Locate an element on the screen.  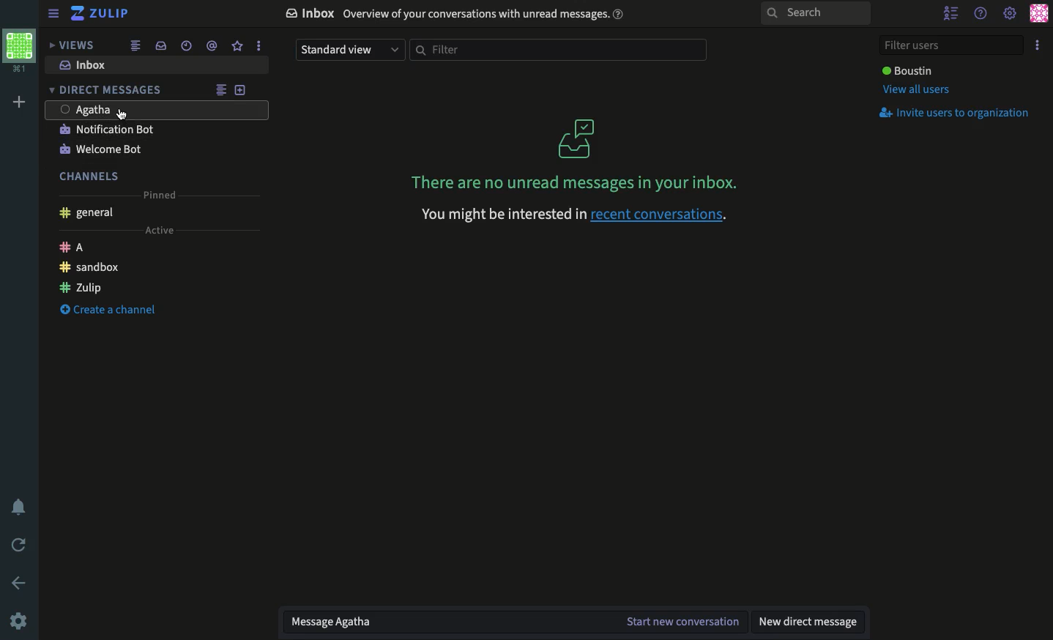
Sandbox is located at coordinates (90, 267).